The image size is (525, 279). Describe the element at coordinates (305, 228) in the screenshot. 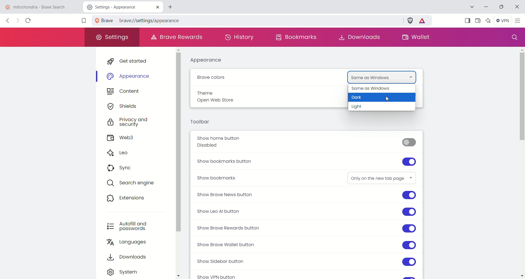

I see `show brave rewards button` at that location.